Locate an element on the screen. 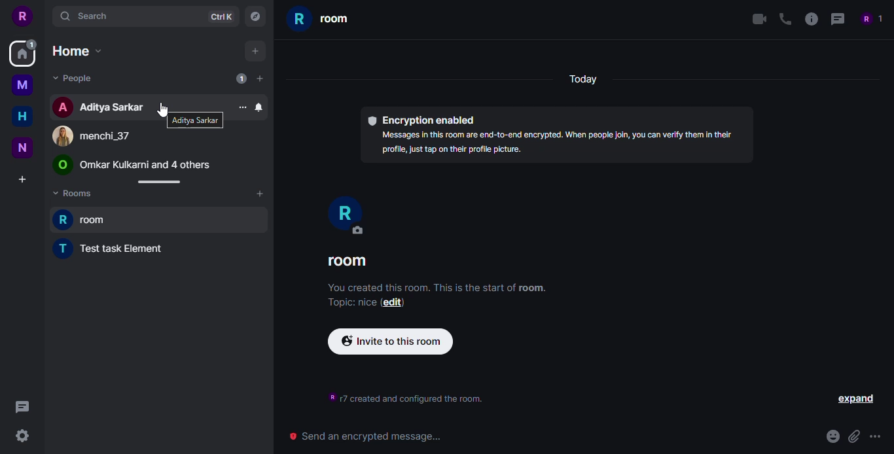 Image resolution: width=894 pixels, height=454 pixels. room is located at coordinates (84, 218).